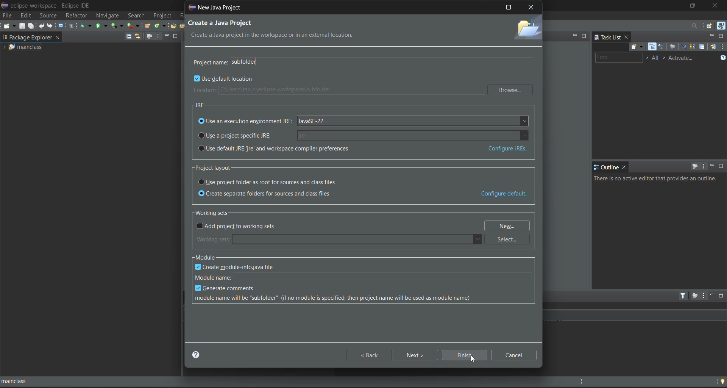  I want to click on module name, so click(365, 276).